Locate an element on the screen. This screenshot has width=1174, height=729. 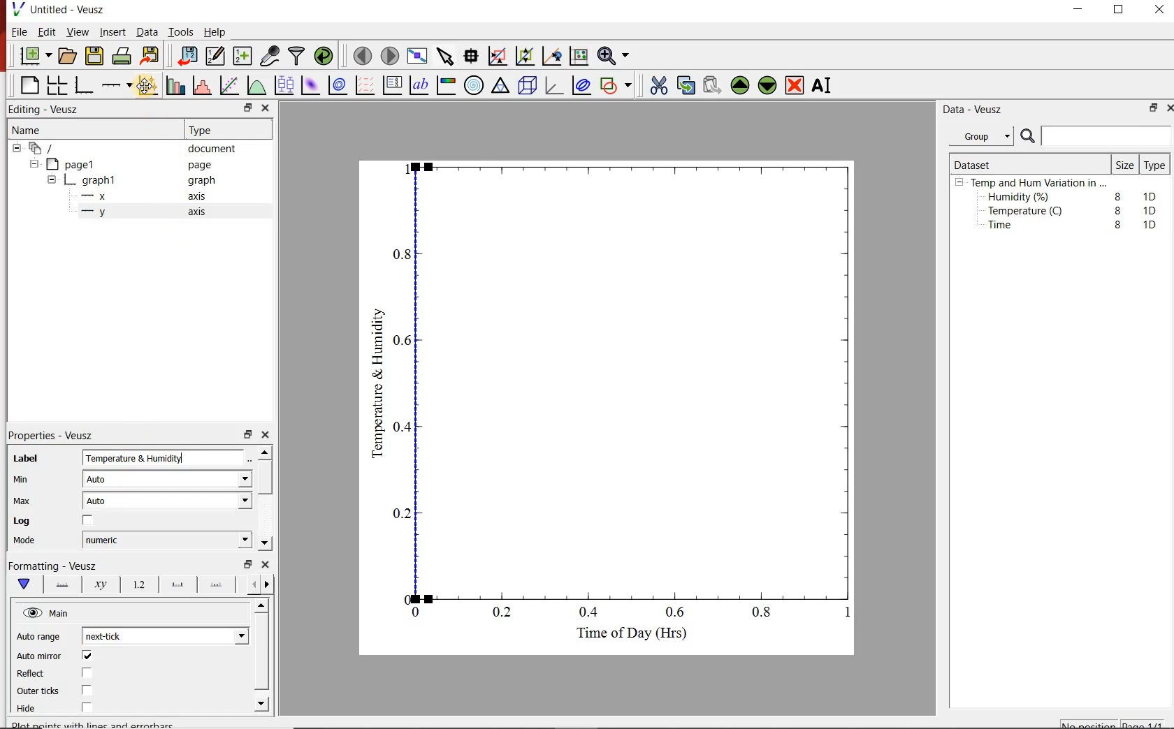
restore down is located at coordinates (239, 108).